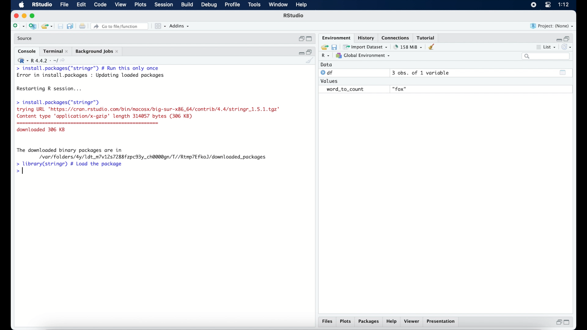  I want to click on tutorial, so click(426, 37).